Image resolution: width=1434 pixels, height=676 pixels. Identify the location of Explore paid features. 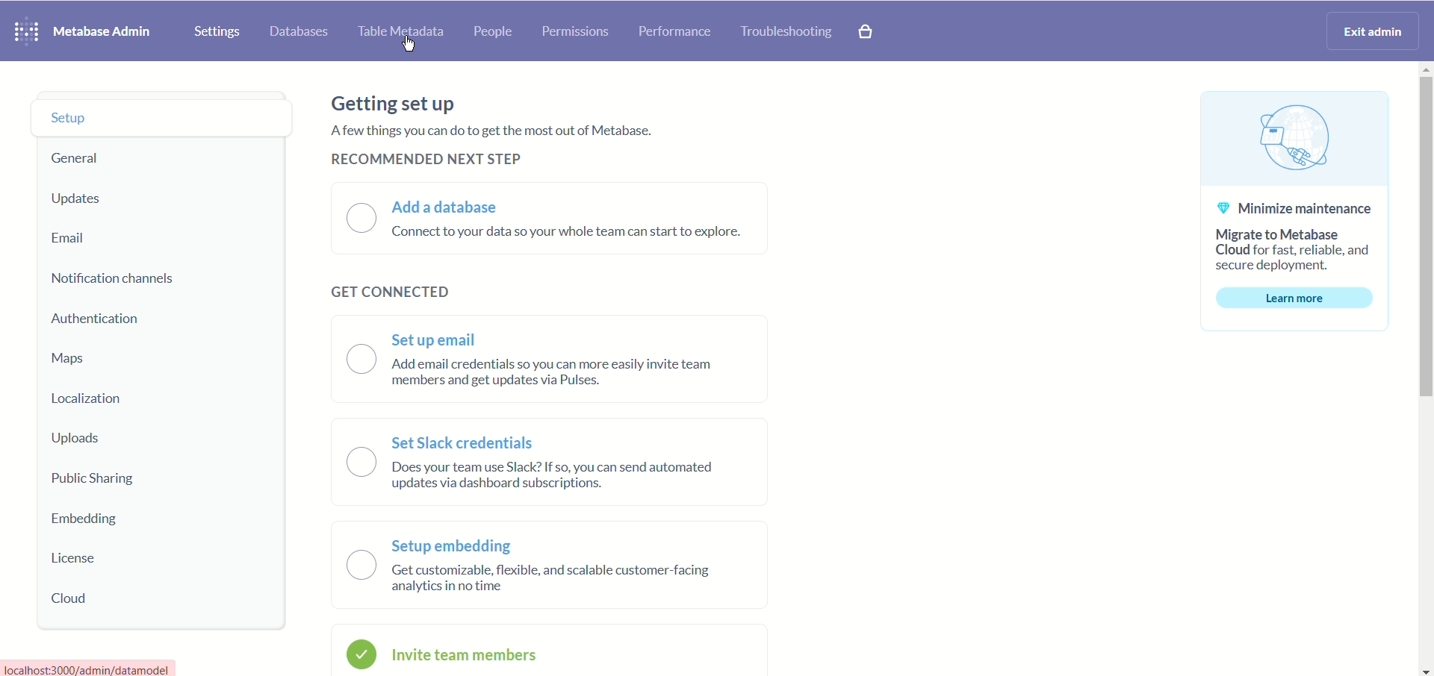
(875, 32).